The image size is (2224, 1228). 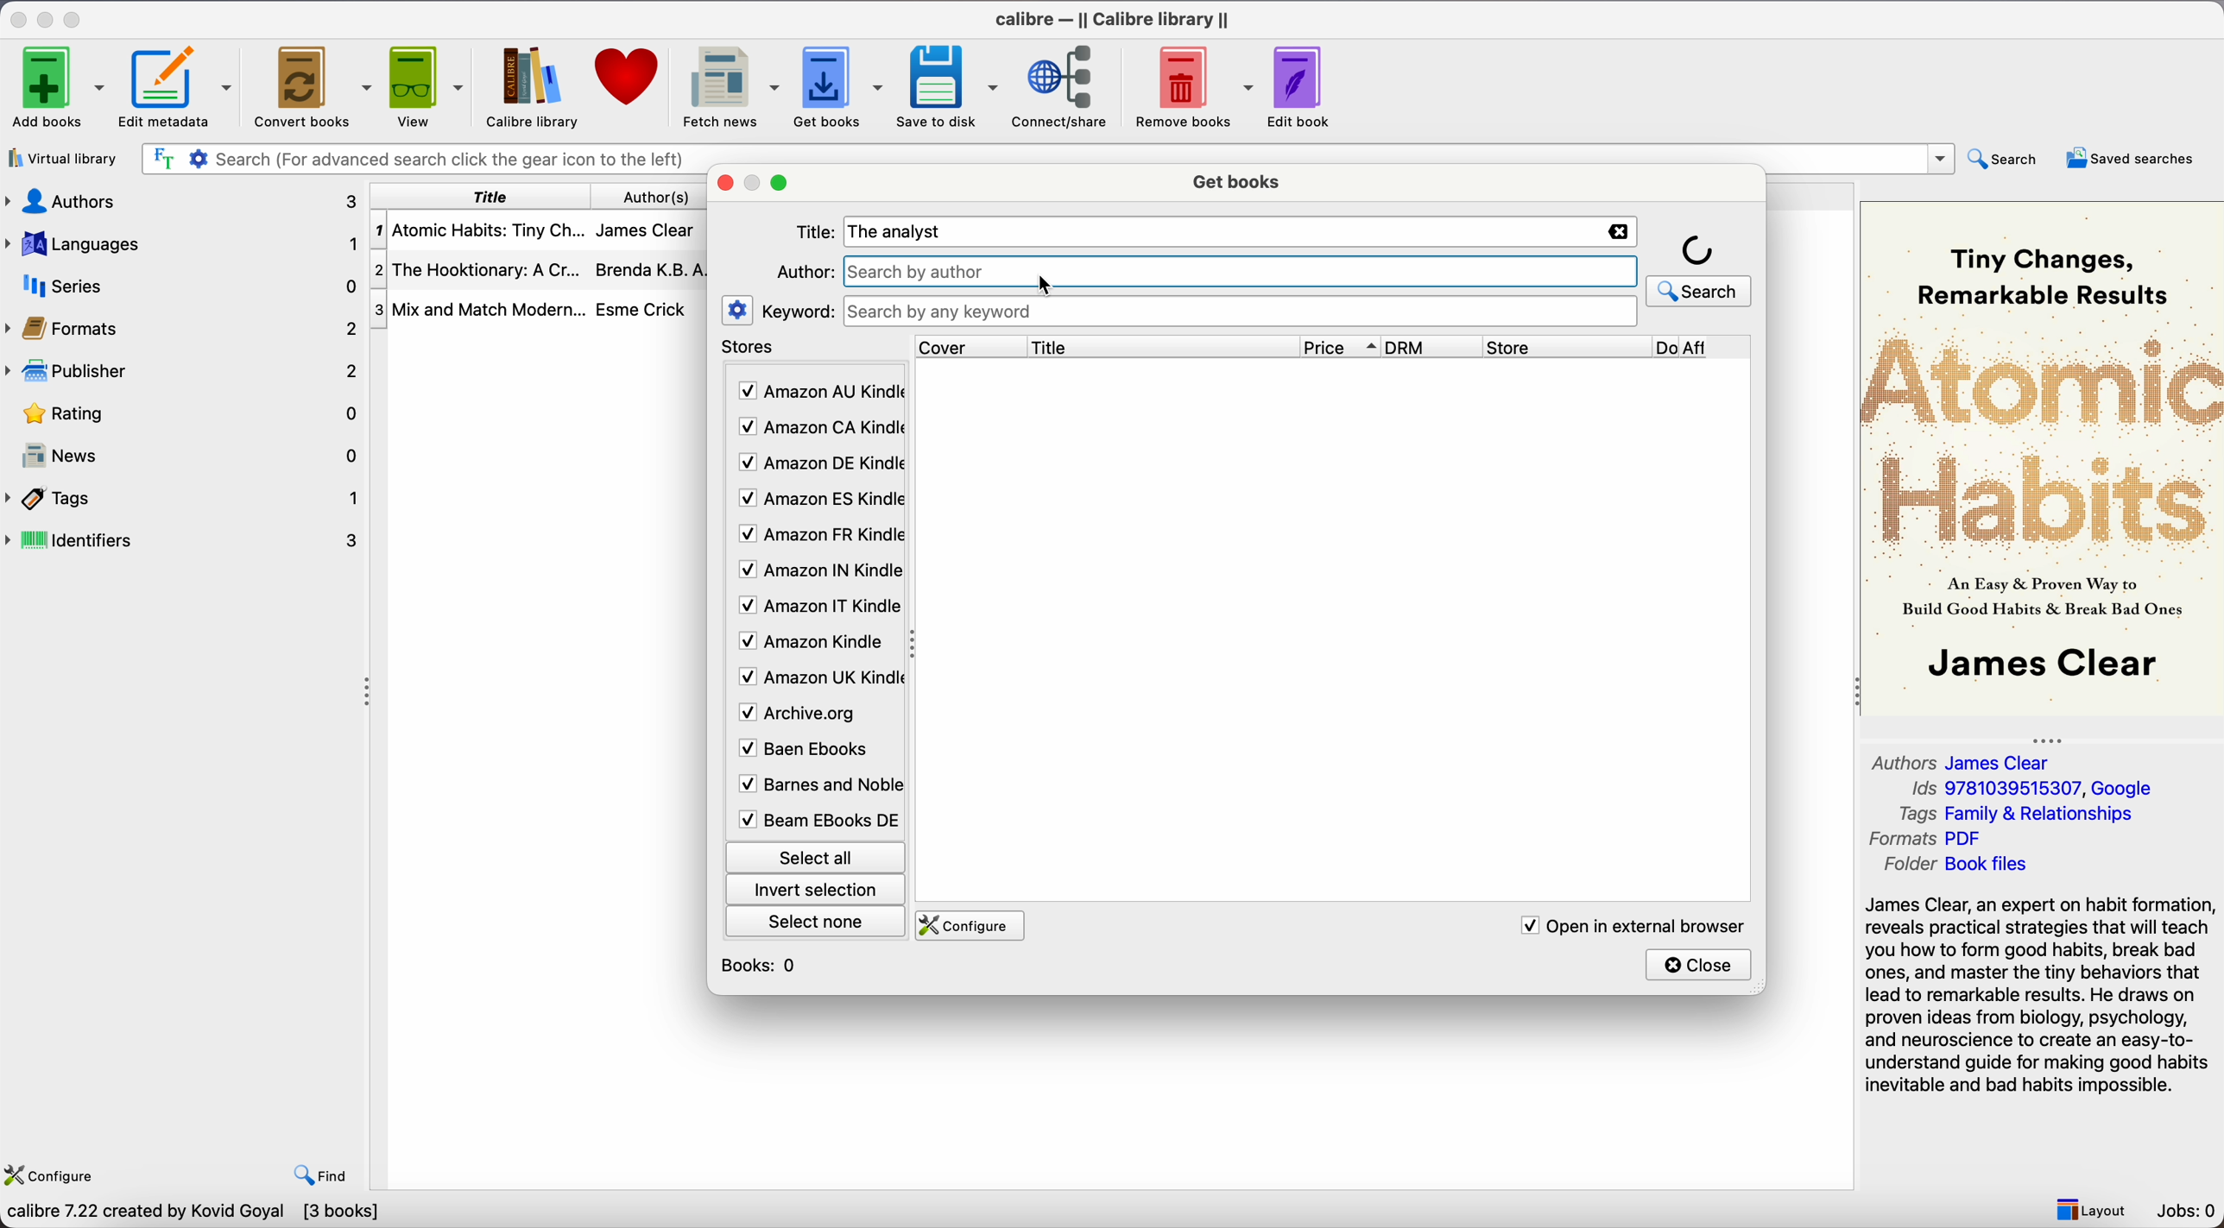 What do you see at coordinates (76, 16) in the screenshot?
I see `maximize` at bounding box center [76, 16].